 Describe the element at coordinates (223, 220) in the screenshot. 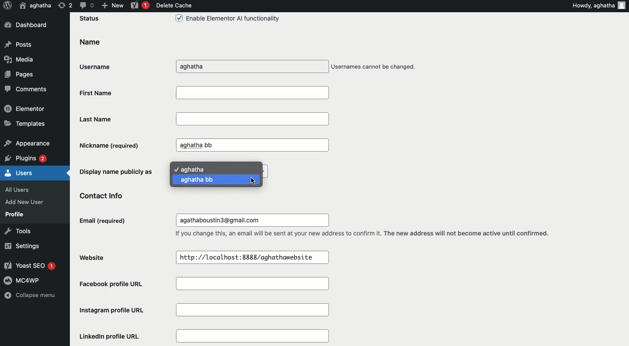

I see `agathaboustin3@gmail.com` at that location.